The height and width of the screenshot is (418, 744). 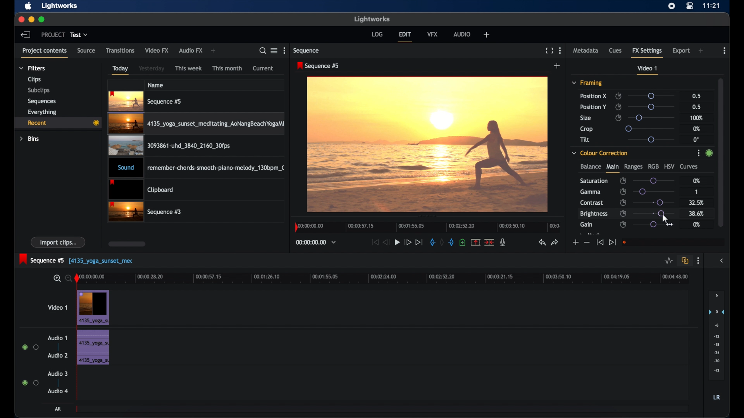 I want to click on in mark, so click(x=432, y=243).